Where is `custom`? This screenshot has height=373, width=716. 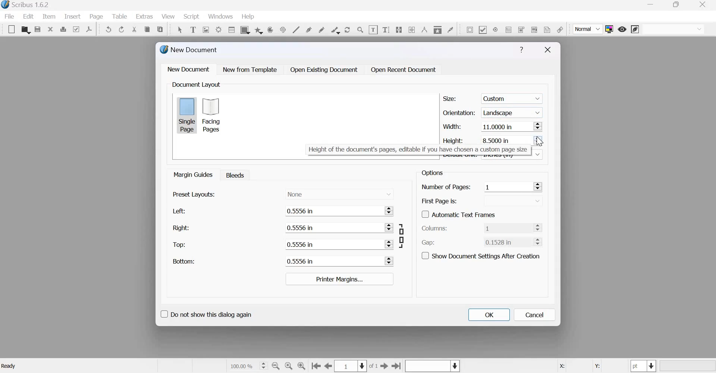
custom is located at coordinates (513, 97).